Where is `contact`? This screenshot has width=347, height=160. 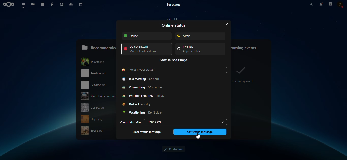 contact is located at coordinates (341, 4).